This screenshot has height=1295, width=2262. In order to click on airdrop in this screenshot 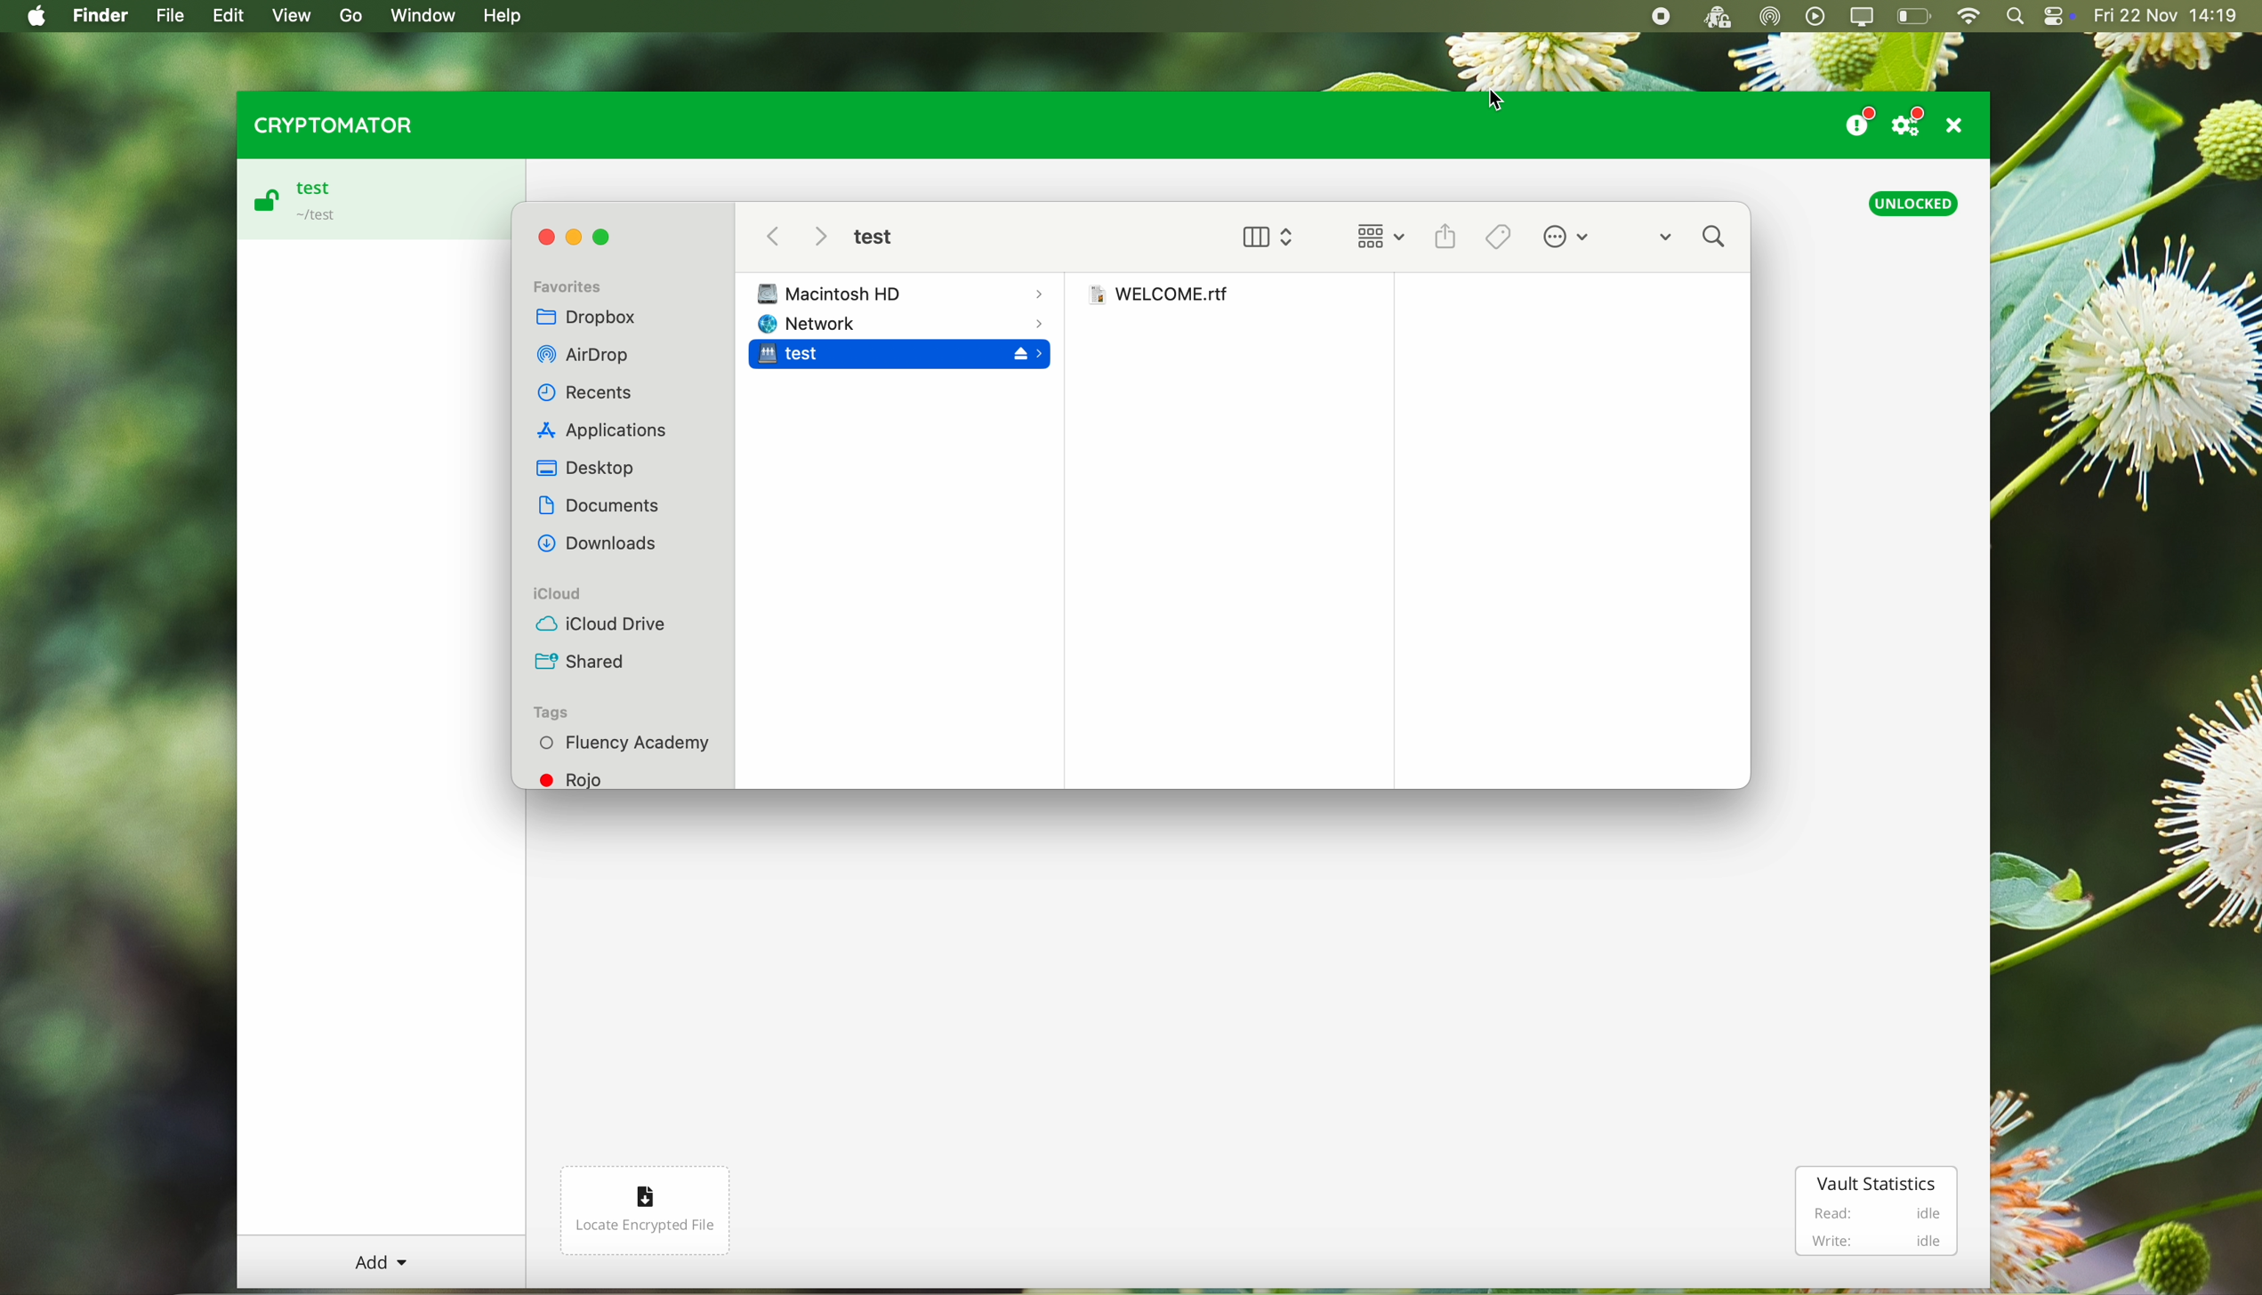, I will do `click(1771, 17)`.